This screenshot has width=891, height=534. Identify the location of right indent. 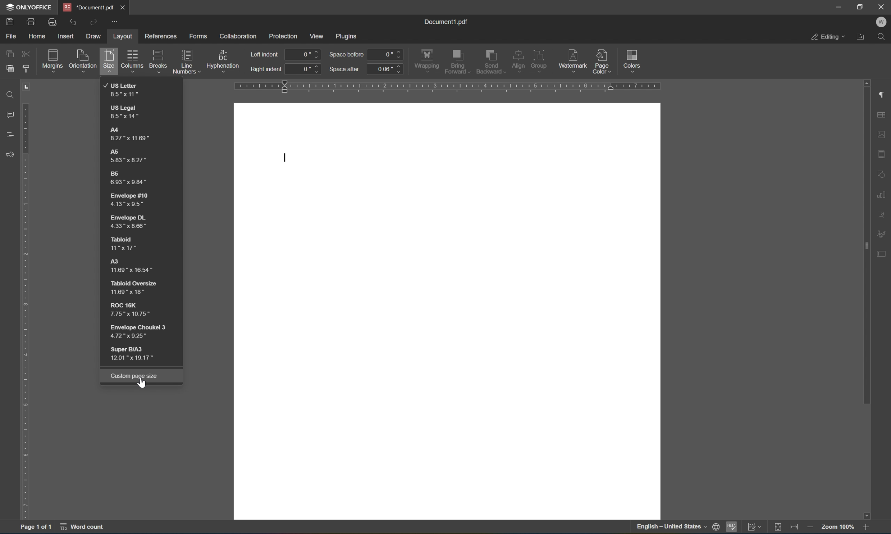
(266, 70).